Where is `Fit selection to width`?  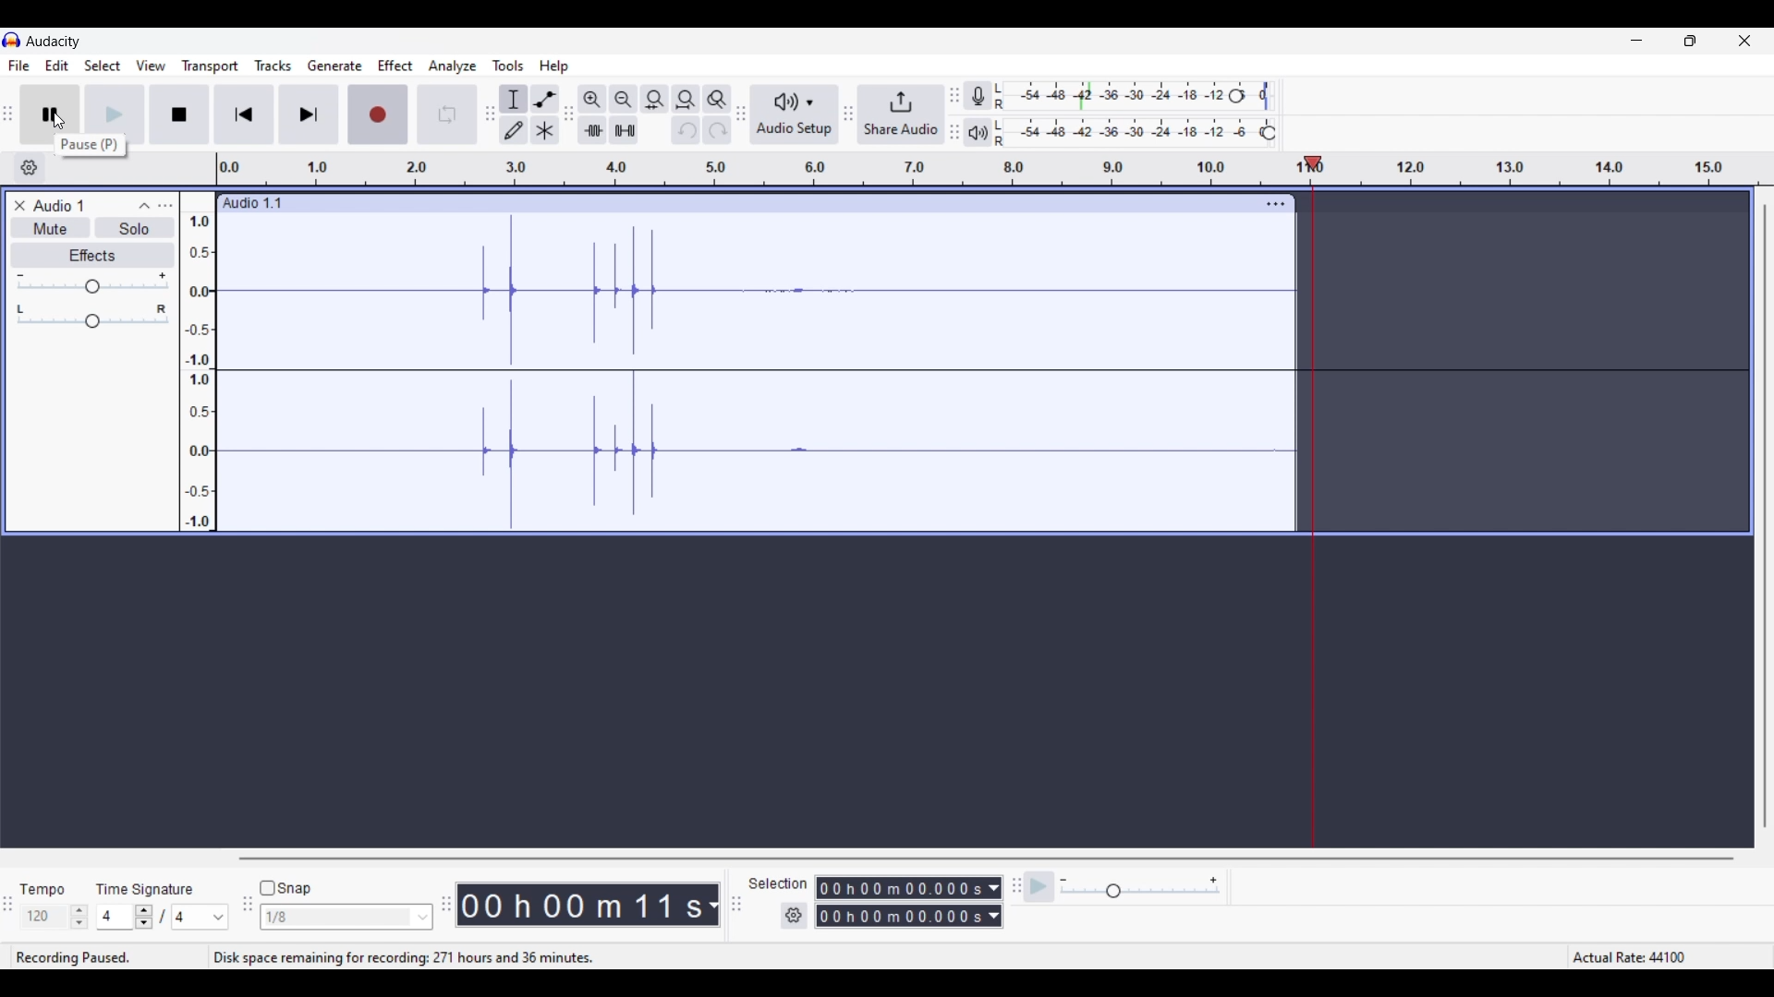 Fit selection to width is located at coordinates (655, 99).